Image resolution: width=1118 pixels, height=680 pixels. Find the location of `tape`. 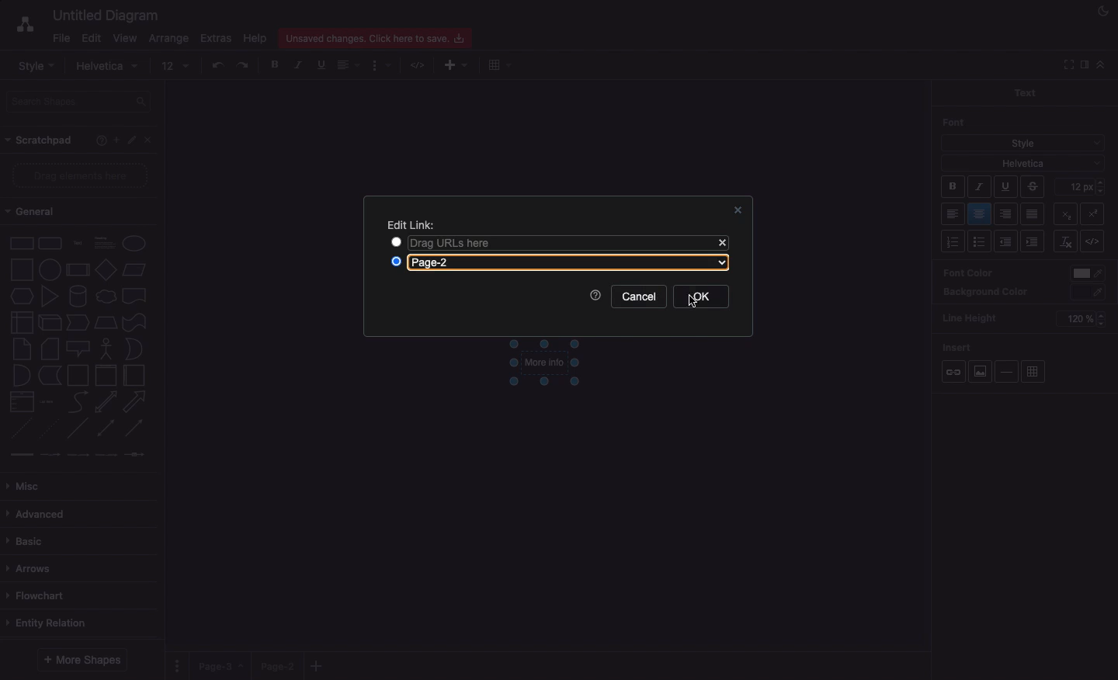

tape is located at coordinates (134, 322).